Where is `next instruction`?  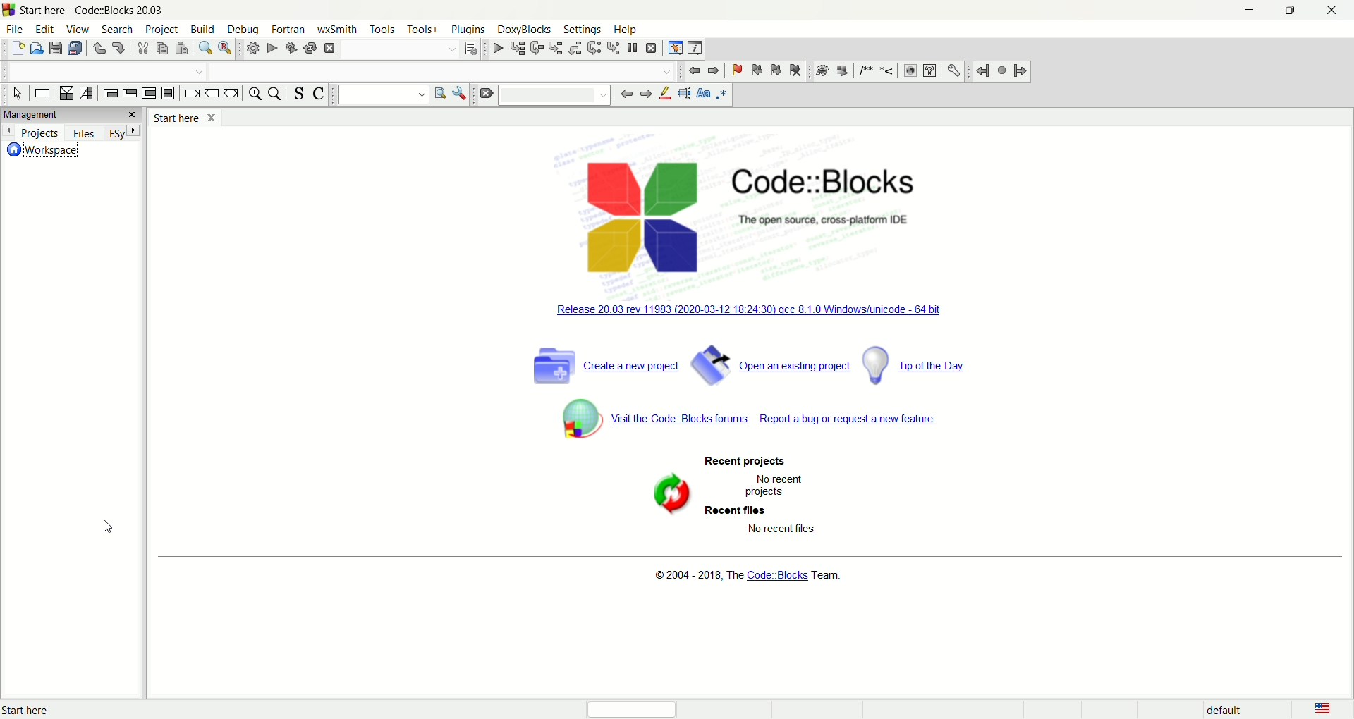
next instruction is located at coordinates (594, 47).